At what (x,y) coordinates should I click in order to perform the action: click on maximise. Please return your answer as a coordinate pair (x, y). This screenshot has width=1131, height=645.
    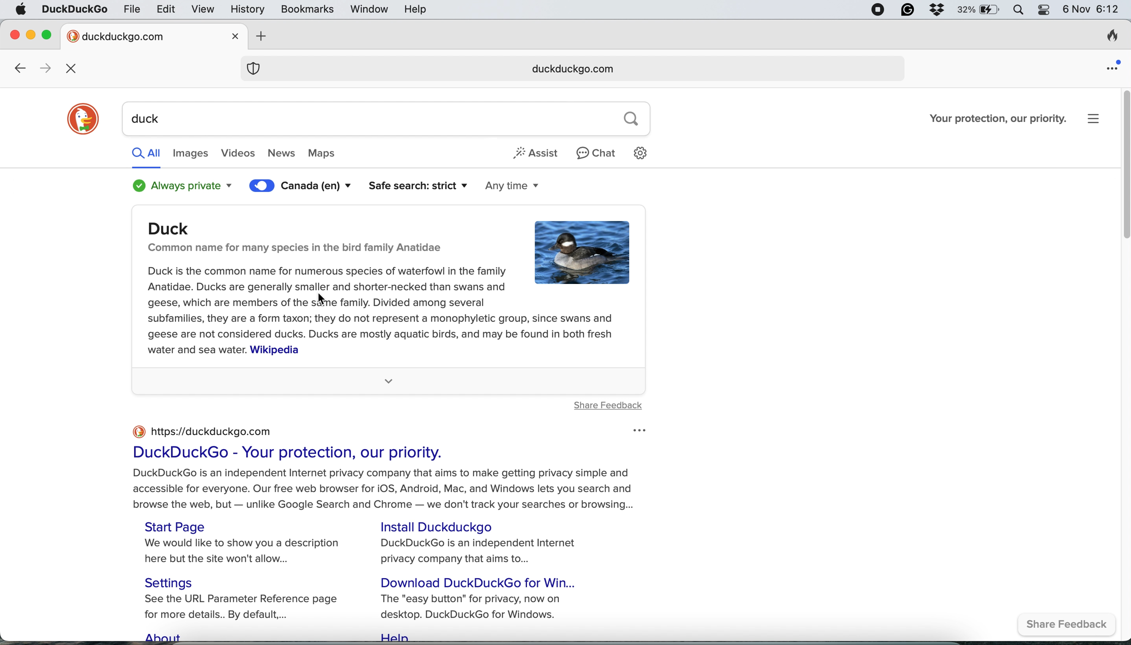
    Looking at the image, I should click on (51, 35).